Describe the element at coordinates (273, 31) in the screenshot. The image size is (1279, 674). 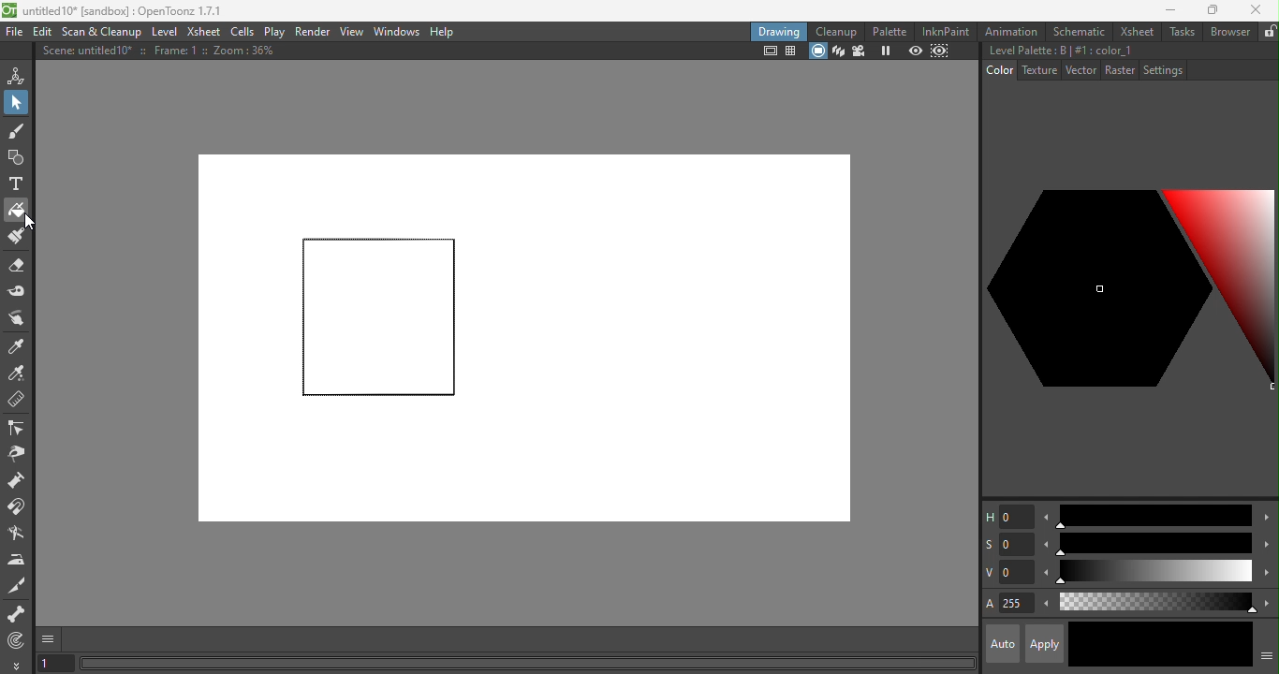
I see `Play` at that location.